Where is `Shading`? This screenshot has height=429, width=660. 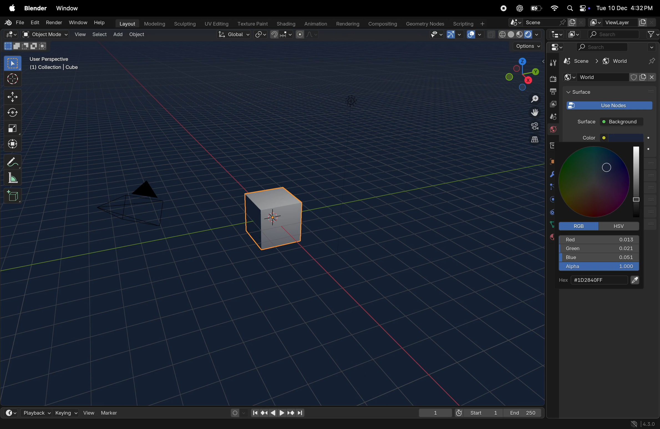 Shading is located at coordinates (285, 24).